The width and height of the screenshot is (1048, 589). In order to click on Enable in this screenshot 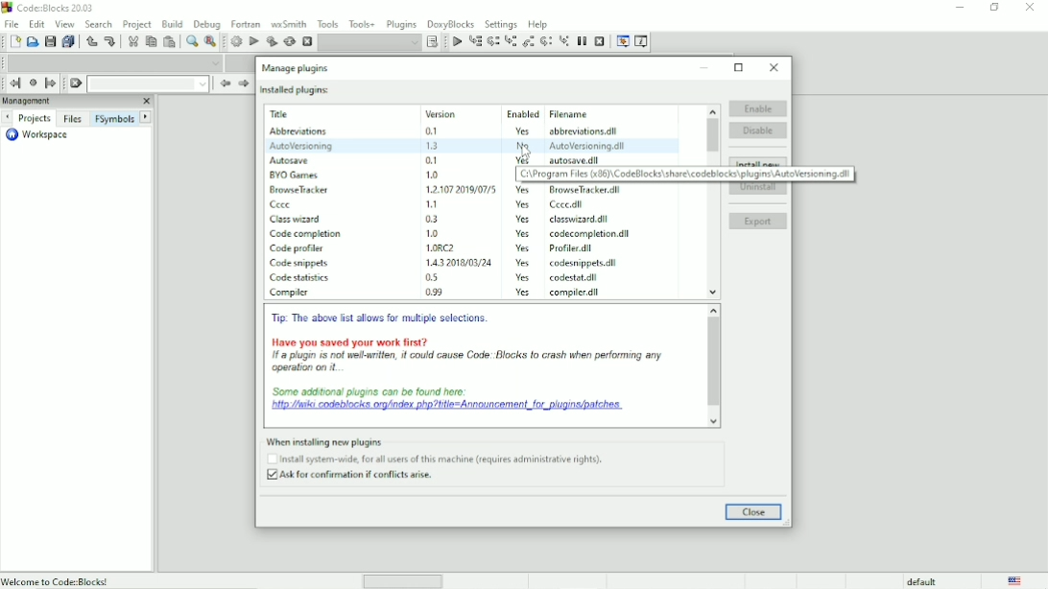, I will do `click(758, 108)`.